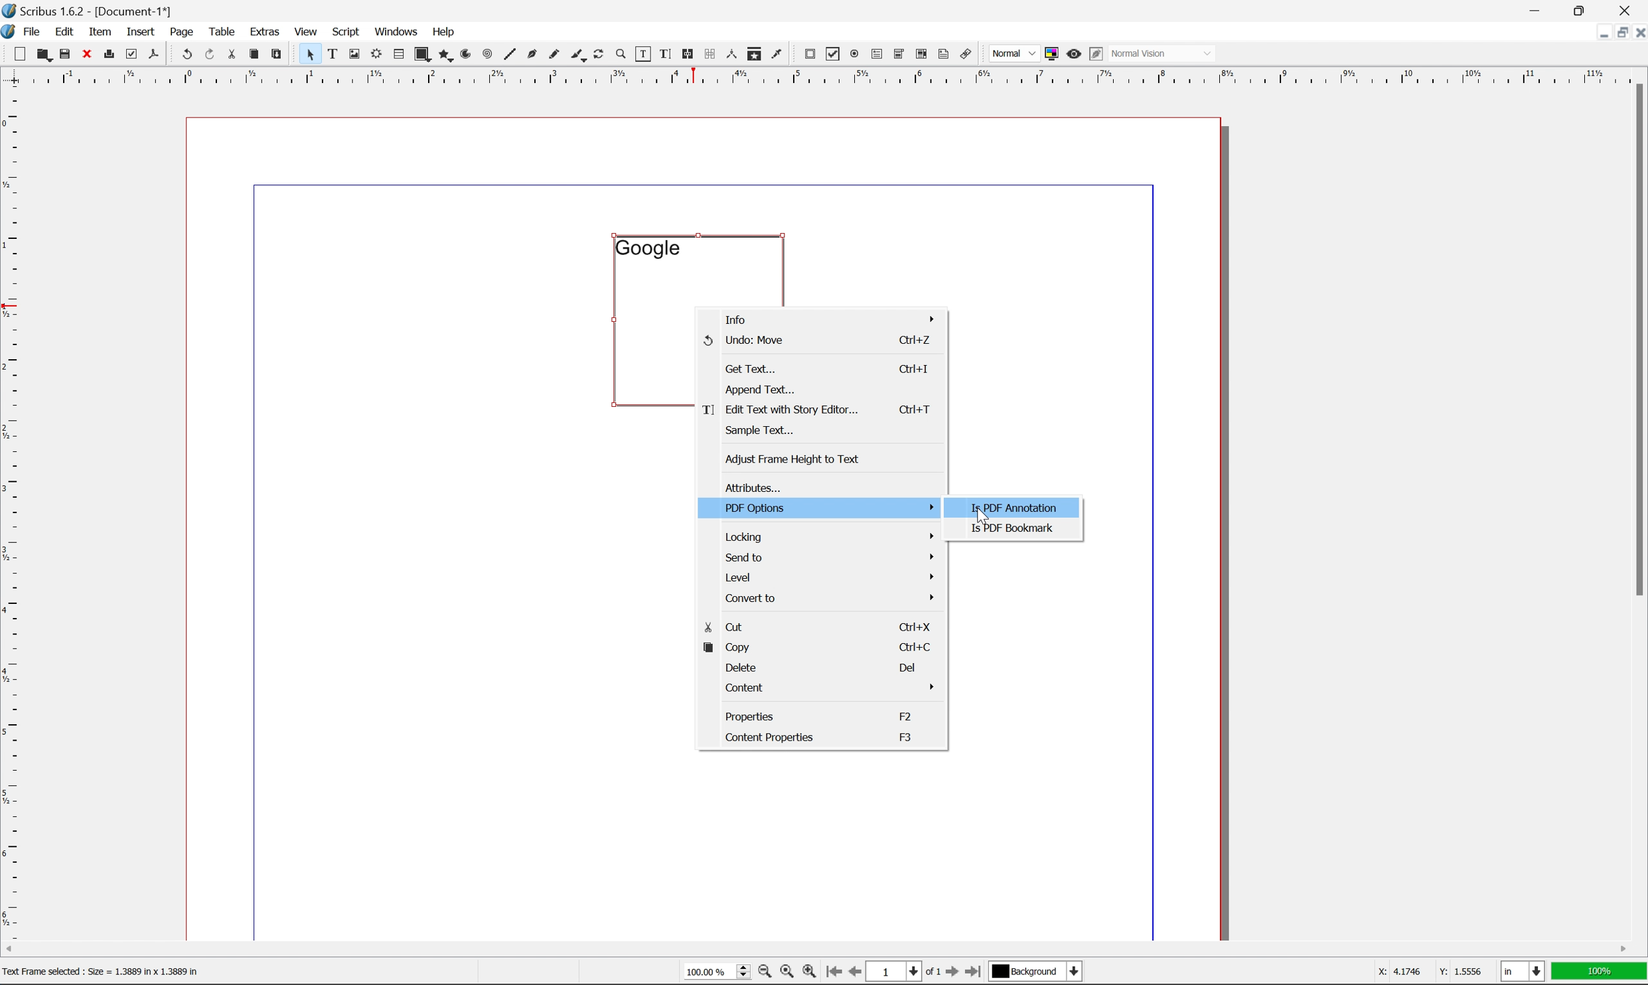 The image size is (1648, 985). I want to click on pdf list box, so click(921, 56).